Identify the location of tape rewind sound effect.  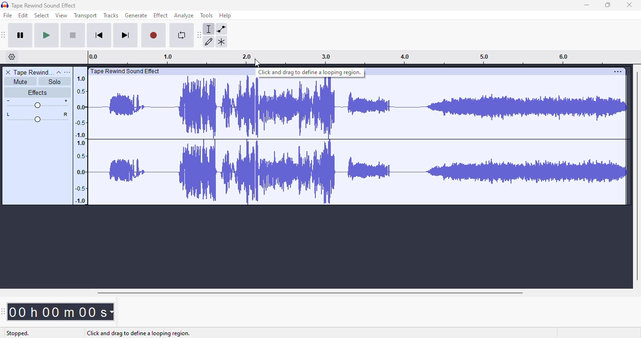
(33, 72).